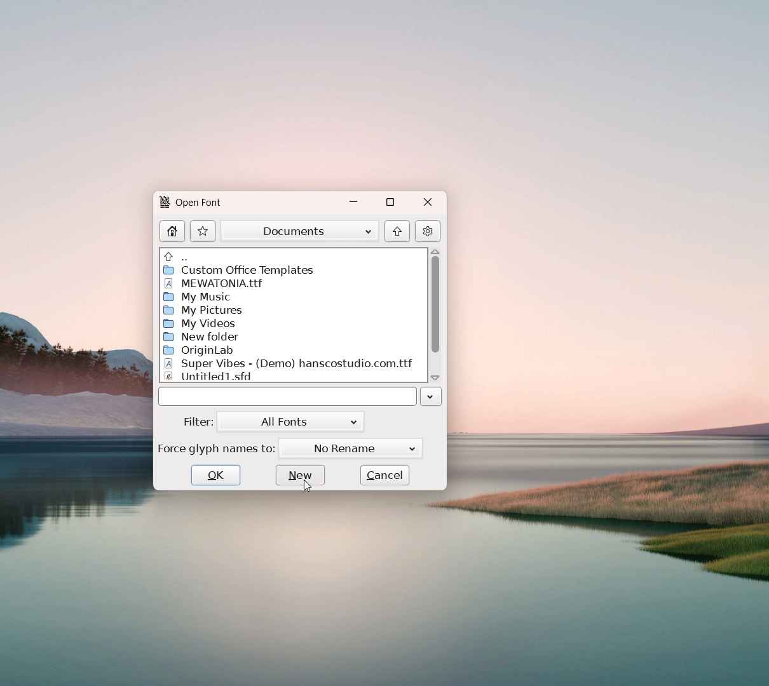  What do you see at coordinates (300, 230) in the screenshot?
I see `select folder` at bounding box center [300, 230].